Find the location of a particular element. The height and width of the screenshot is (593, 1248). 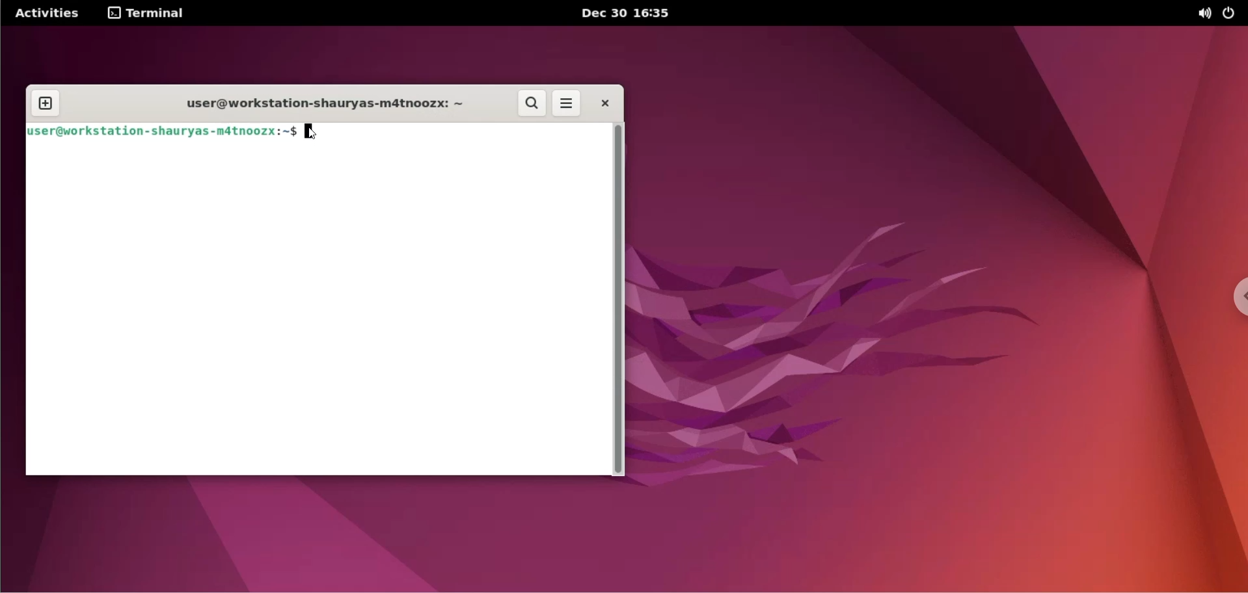

close is located at coordinates (605, 103).